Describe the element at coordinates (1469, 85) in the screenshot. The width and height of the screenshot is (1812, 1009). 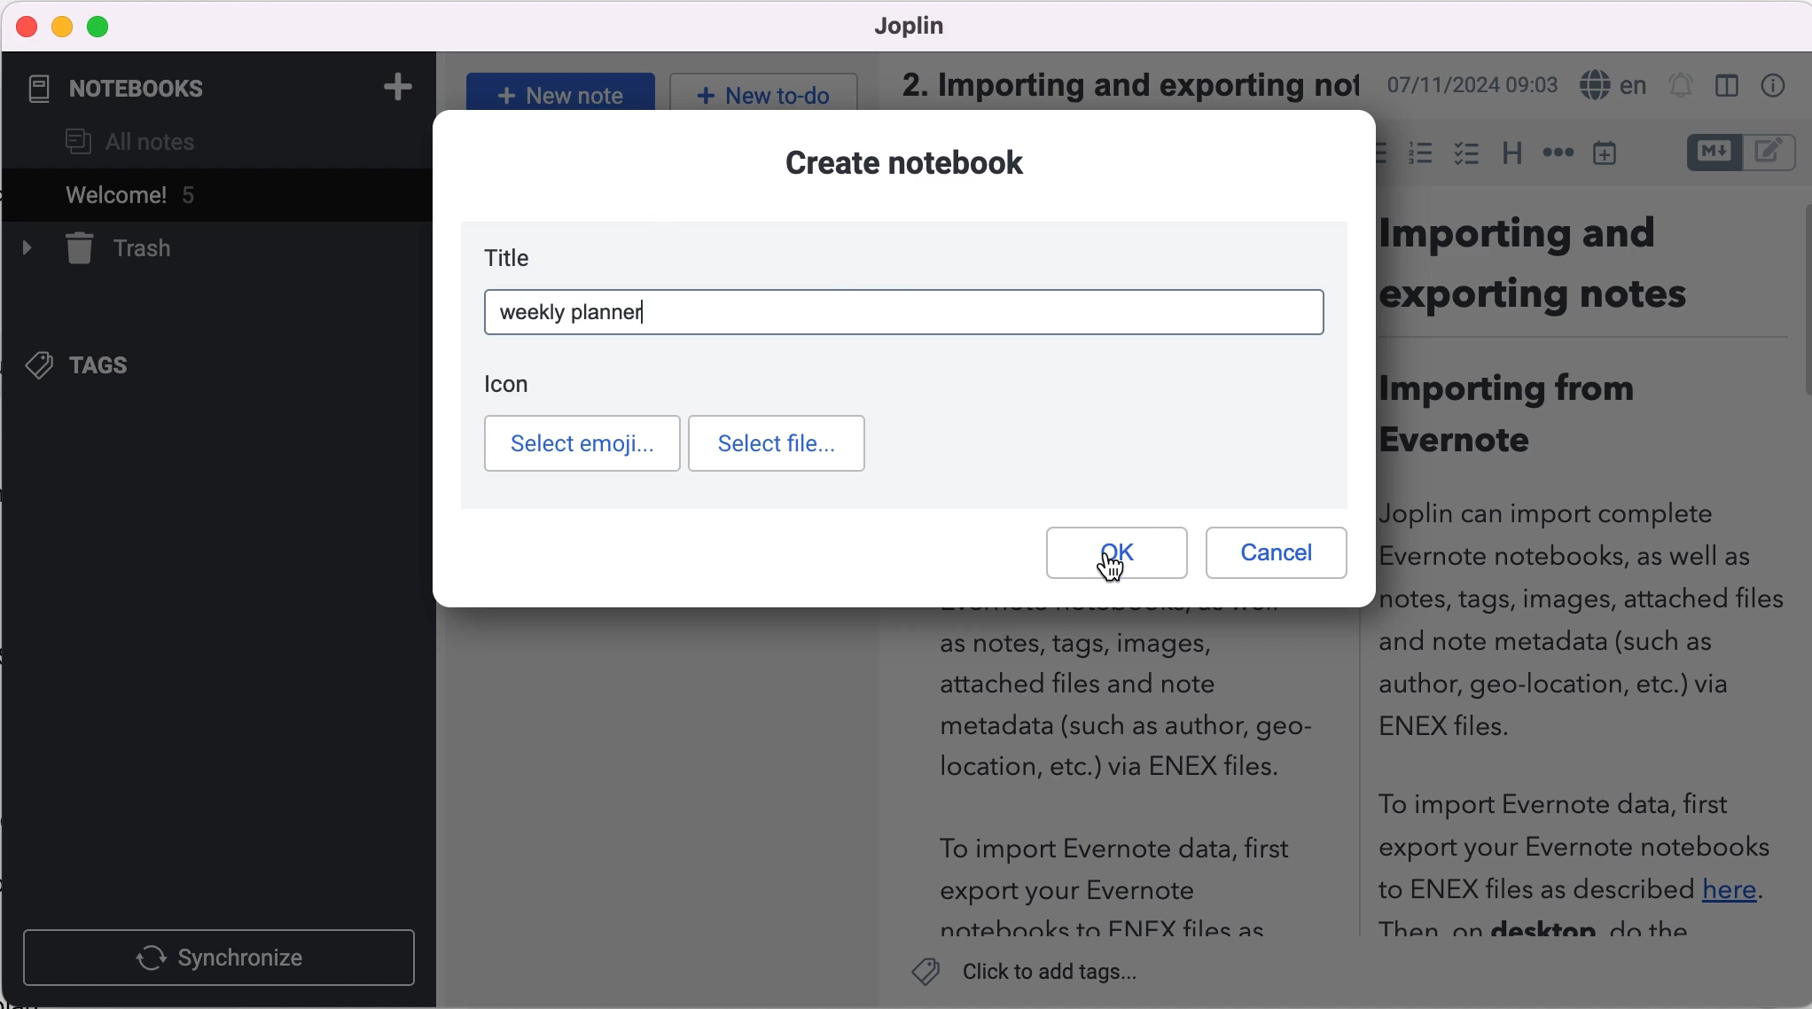
I see `07/11/2024 09:03` at that location.